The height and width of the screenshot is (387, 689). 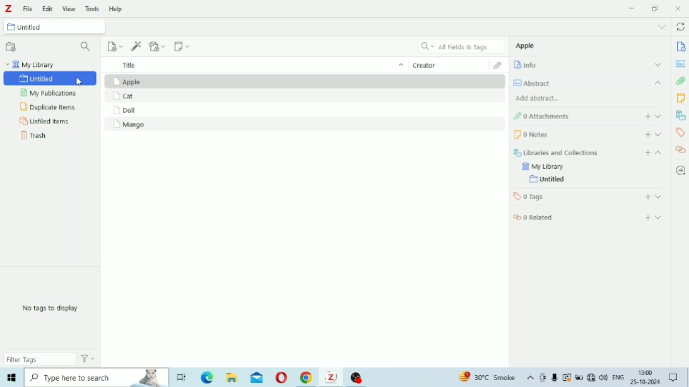 What do you see at coordinates (461, 46) in the screenshot?
I see `All Fields & Tags` at bounding box center [461, 46].